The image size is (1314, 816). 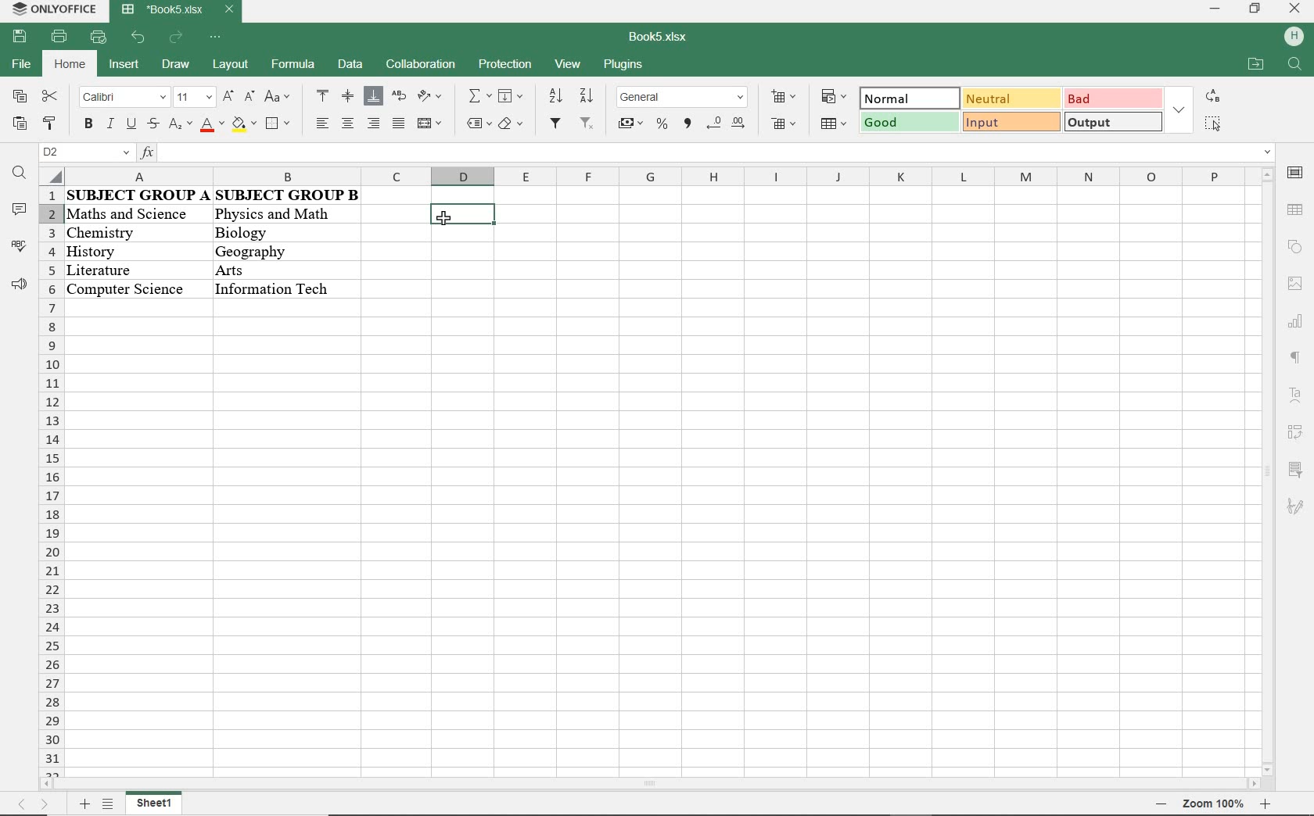 What do you see at coordinates (216, 195) in the screenshot?
I see `data` at bounding box center [216, 195].